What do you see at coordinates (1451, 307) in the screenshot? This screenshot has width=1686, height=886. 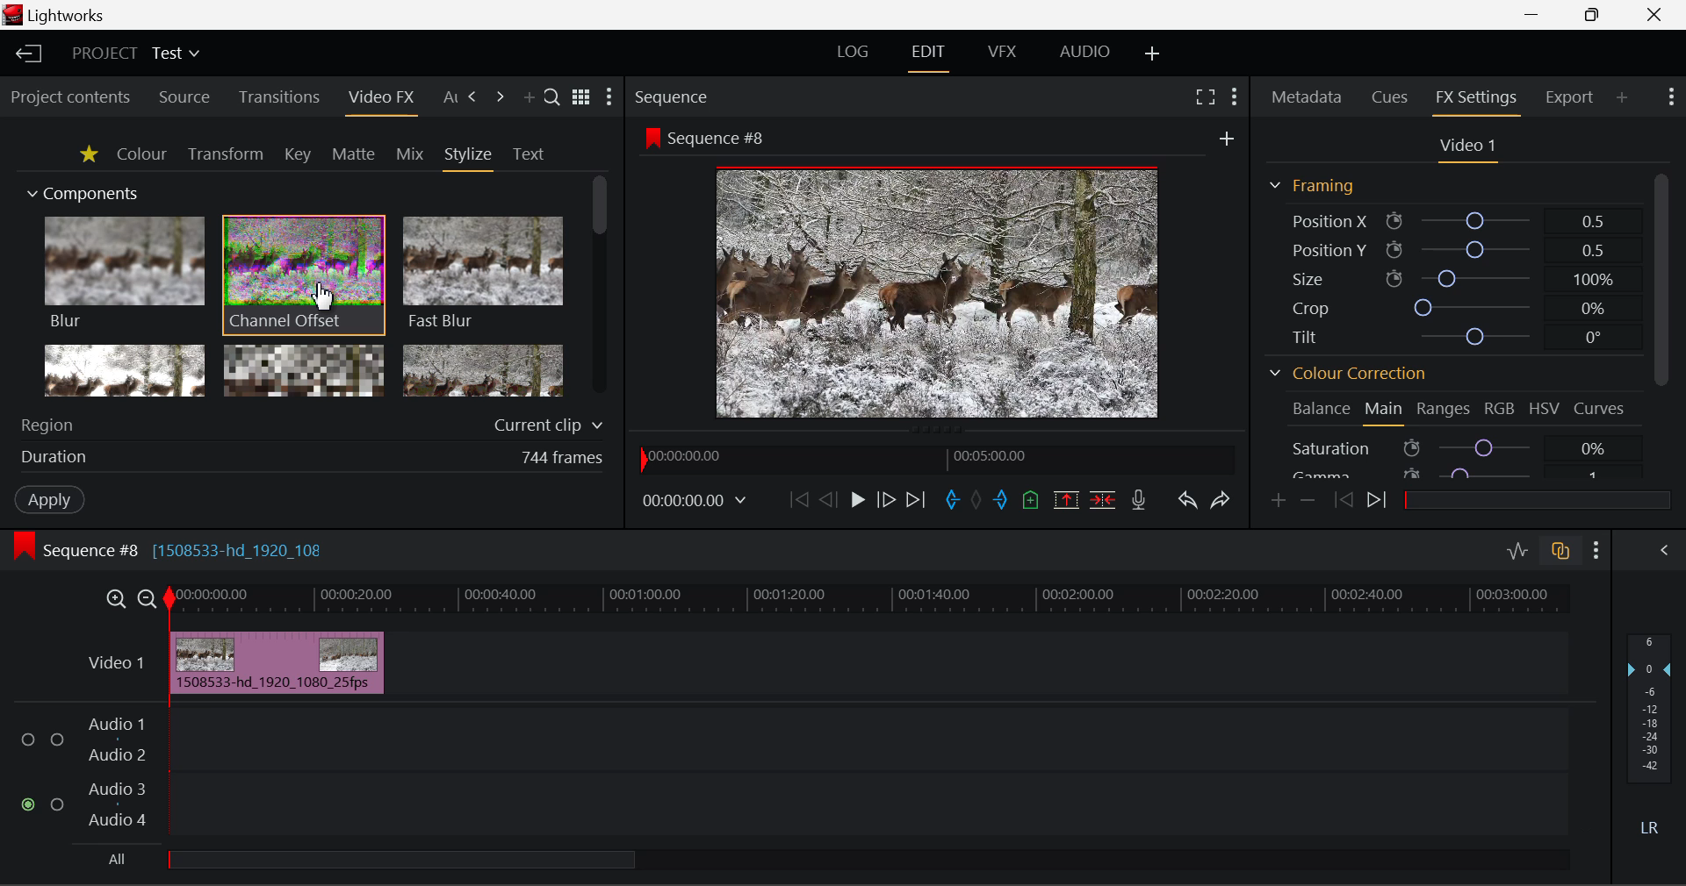 I see `Crop` at bounding box center [1451, 307].